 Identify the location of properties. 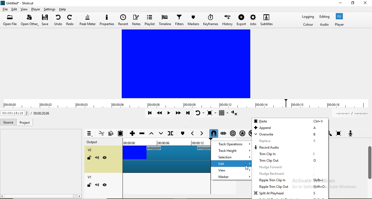
(107, 20).